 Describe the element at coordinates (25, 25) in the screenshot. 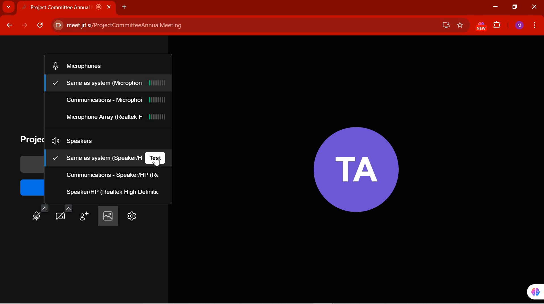

I see `FORWARD` at that location.